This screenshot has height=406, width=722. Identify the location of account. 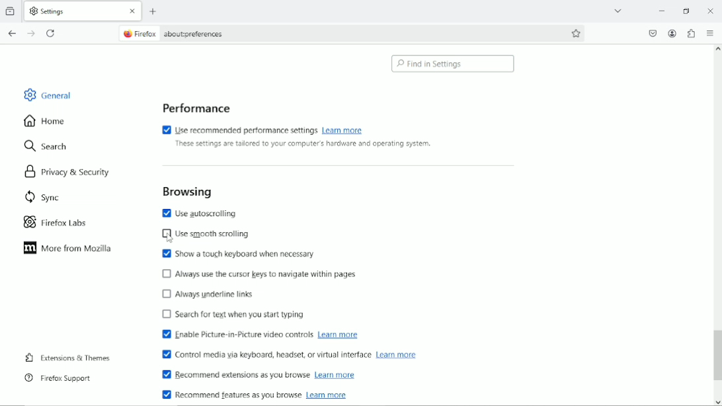
(673, 34).